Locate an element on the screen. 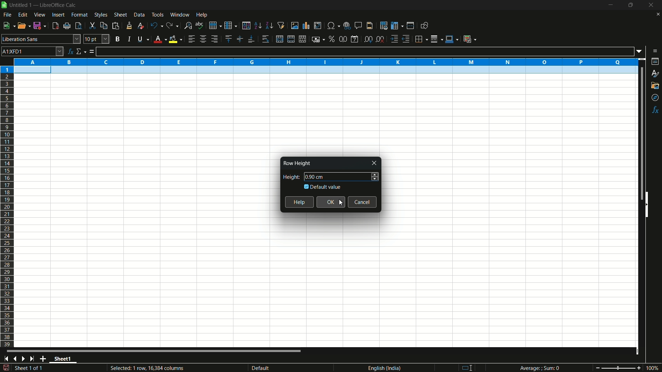  split window is located at coordinates (410, 26).